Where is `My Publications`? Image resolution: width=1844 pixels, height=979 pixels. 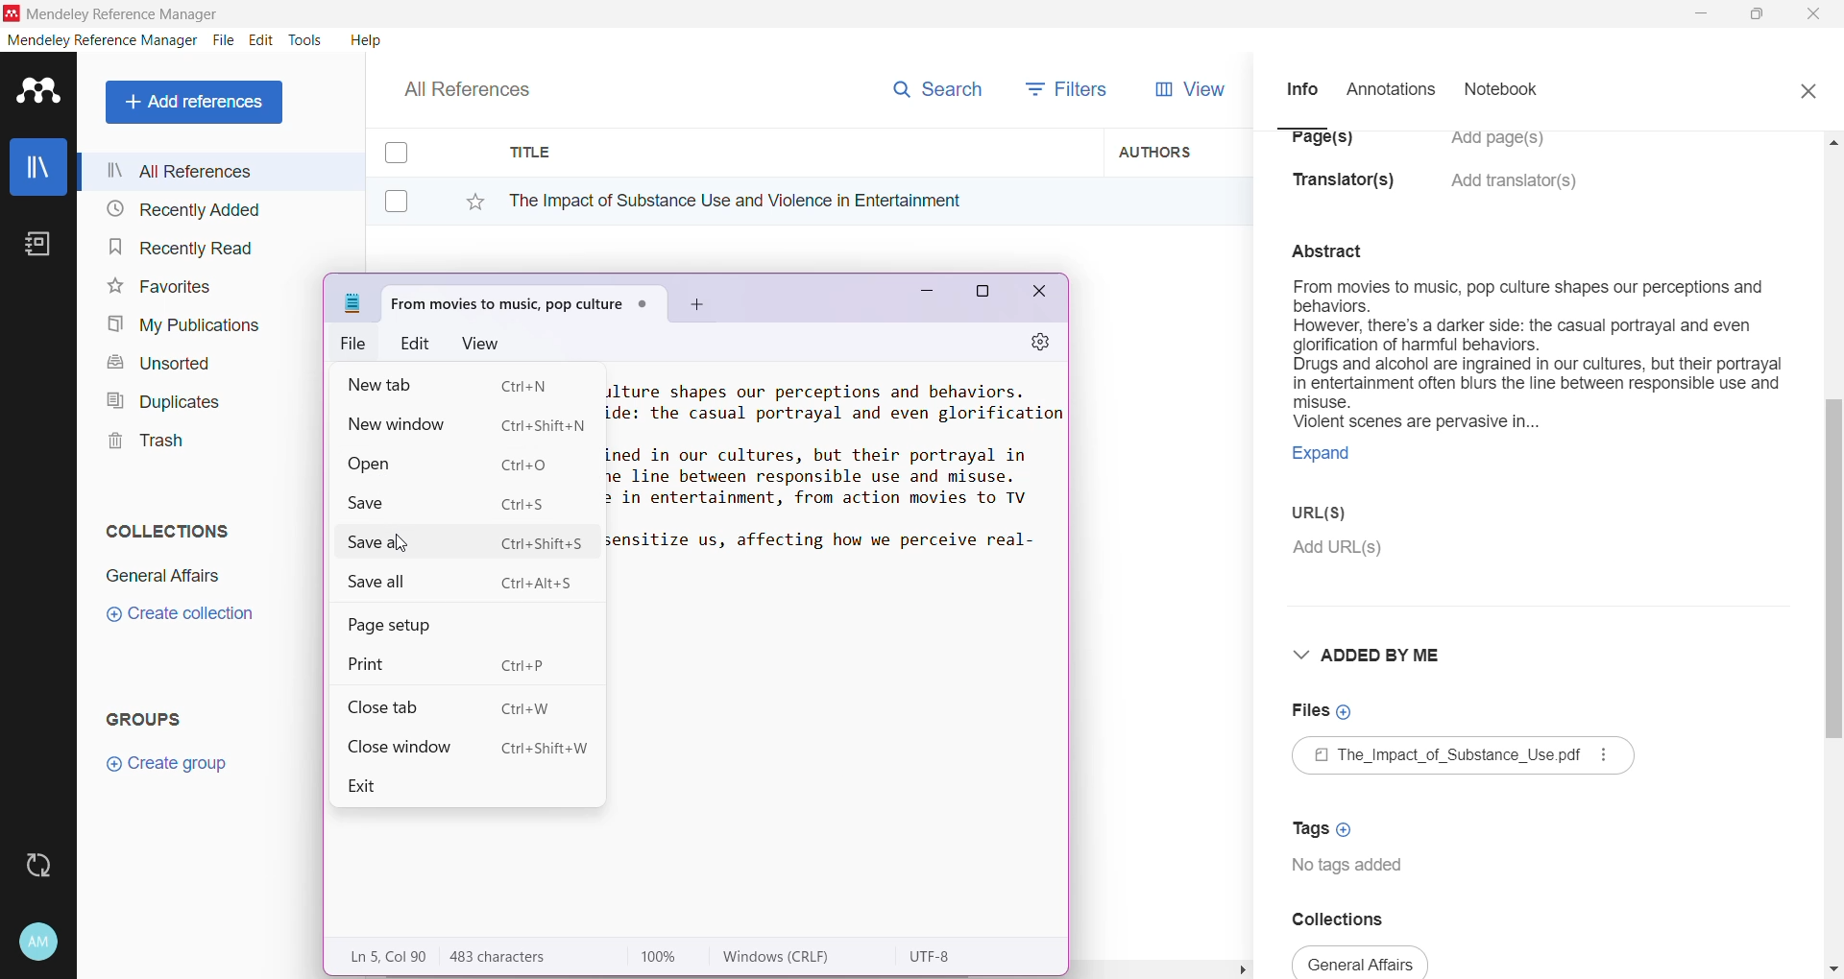 My Publications is located at coordinates (182, 325).